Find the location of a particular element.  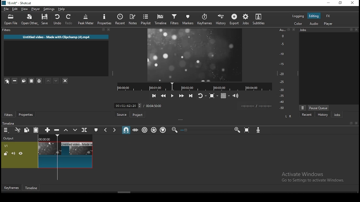

undo is located at coordinates (57, 19).